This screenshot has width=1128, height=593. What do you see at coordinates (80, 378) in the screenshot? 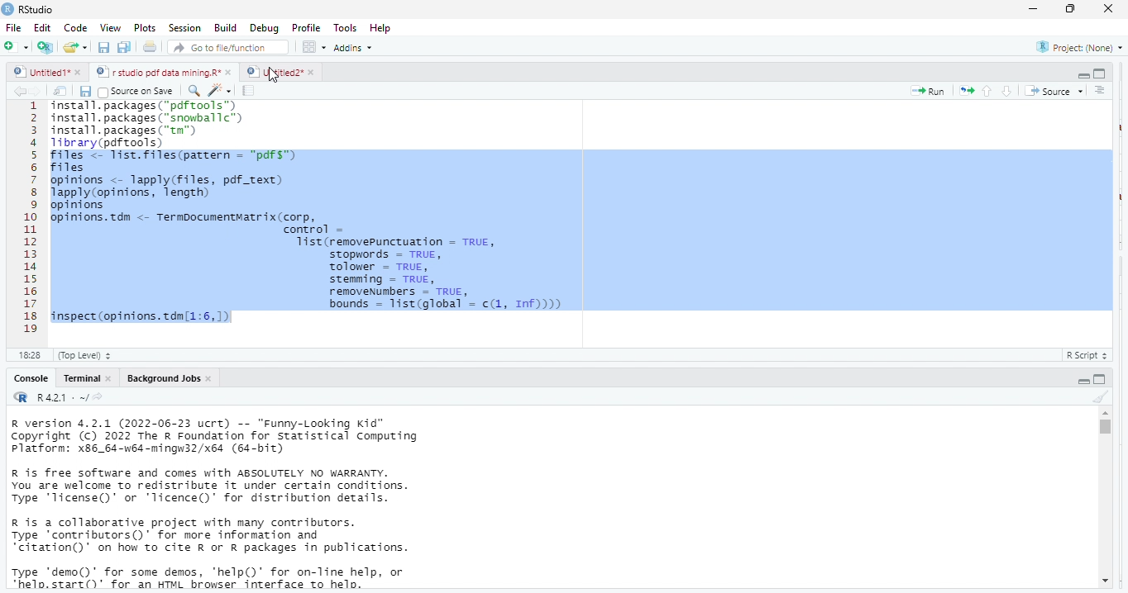
I see `terminal` at bounding box center [80, 378].